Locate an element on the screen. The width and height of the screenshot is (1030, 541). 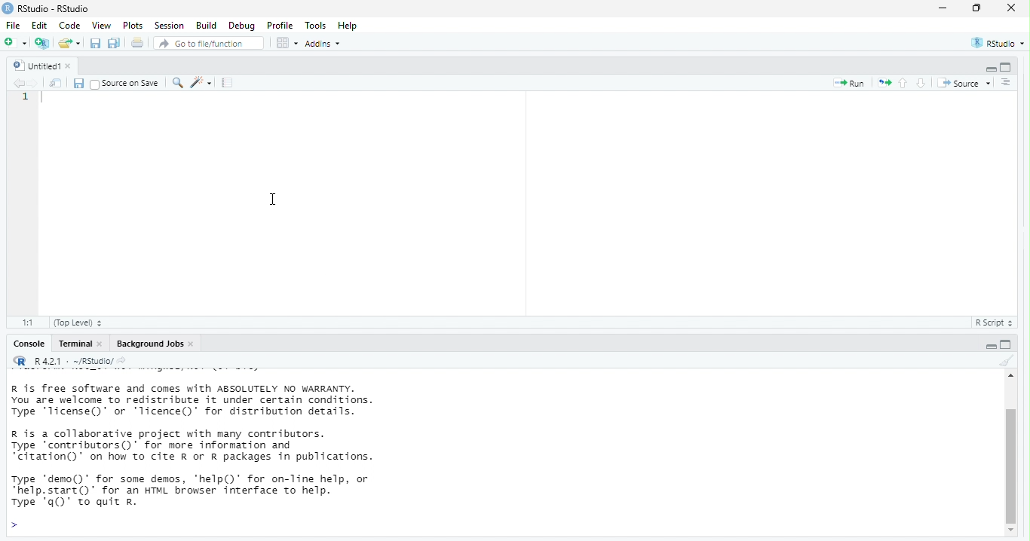
open an existing file is located at coordinates (70, 42).